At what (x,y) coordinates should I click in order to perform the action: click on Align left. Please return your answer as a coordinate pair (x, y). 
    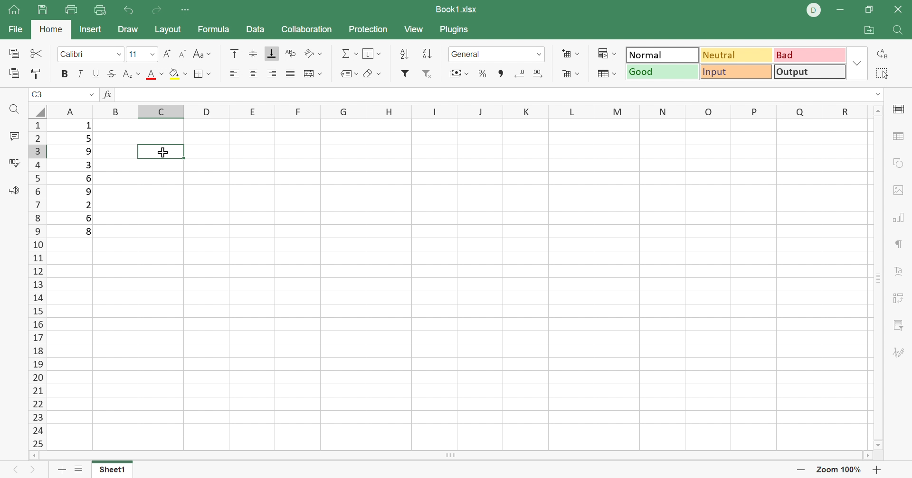
    Looking at the image, I should click on (234, 74).